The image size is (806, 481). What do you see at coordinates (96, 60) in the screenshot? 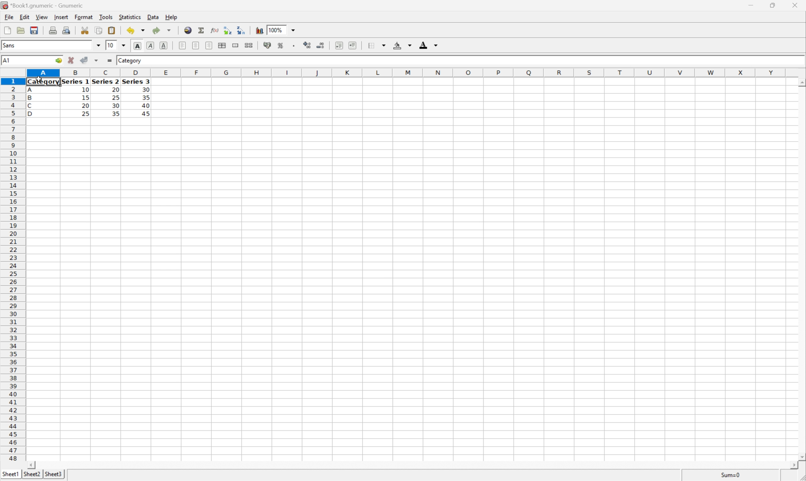
I see `Accept changes in multiple cells` at bounding box center [96, 60].